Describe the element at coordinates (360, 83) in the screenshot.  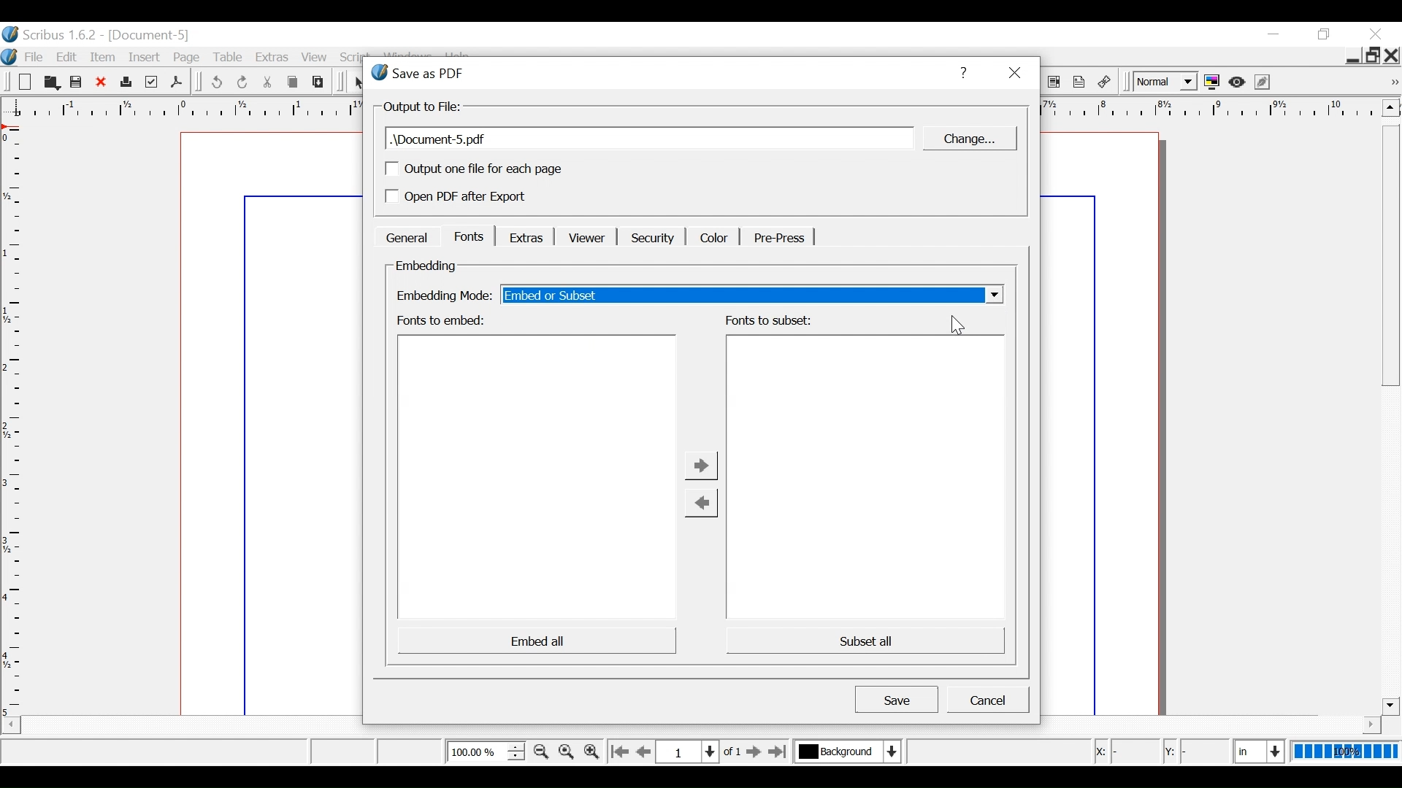
I see `Select` at that location.